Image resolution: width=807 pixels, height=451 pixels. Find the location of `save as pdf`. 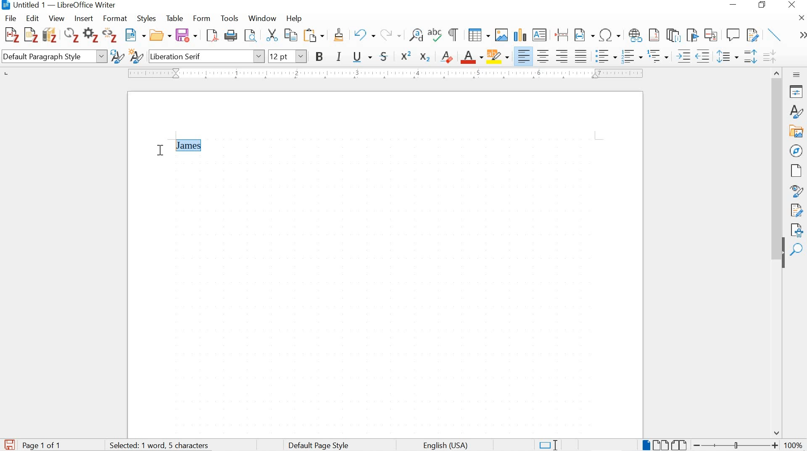

save as pdf is located at coordinates (212, 36).